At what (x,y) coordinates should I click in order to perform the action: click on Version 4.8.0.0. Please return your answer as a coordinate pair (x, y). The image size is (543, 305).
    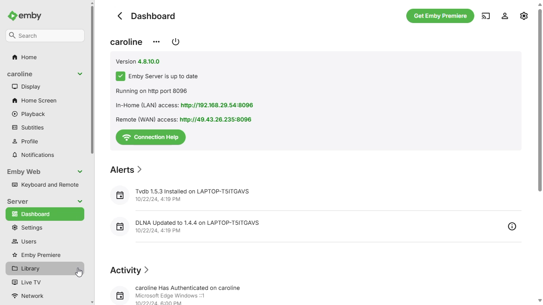
    Looking at the image, I should click on (139, 61).